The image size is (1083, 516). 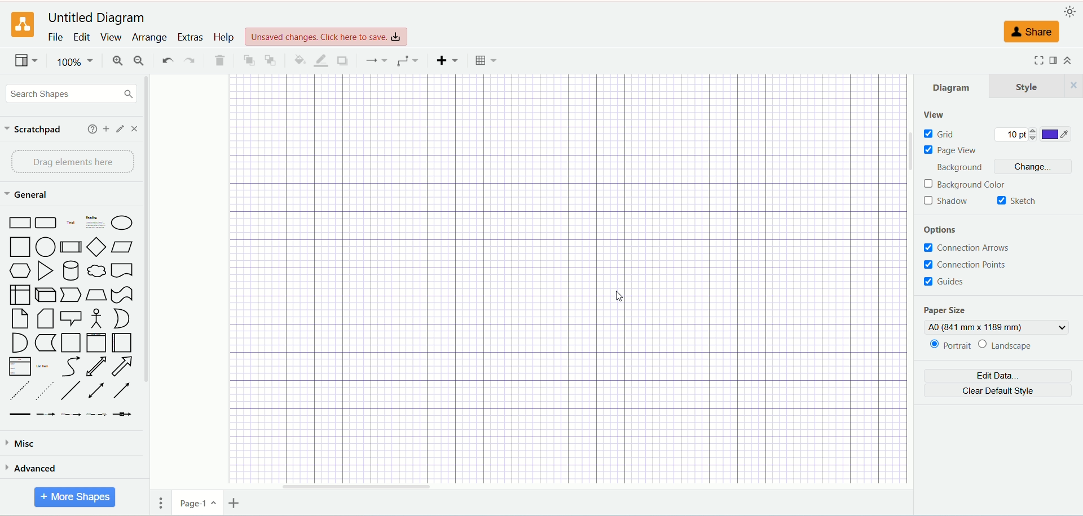 I want to click on Card, so click(x=46, y=320).